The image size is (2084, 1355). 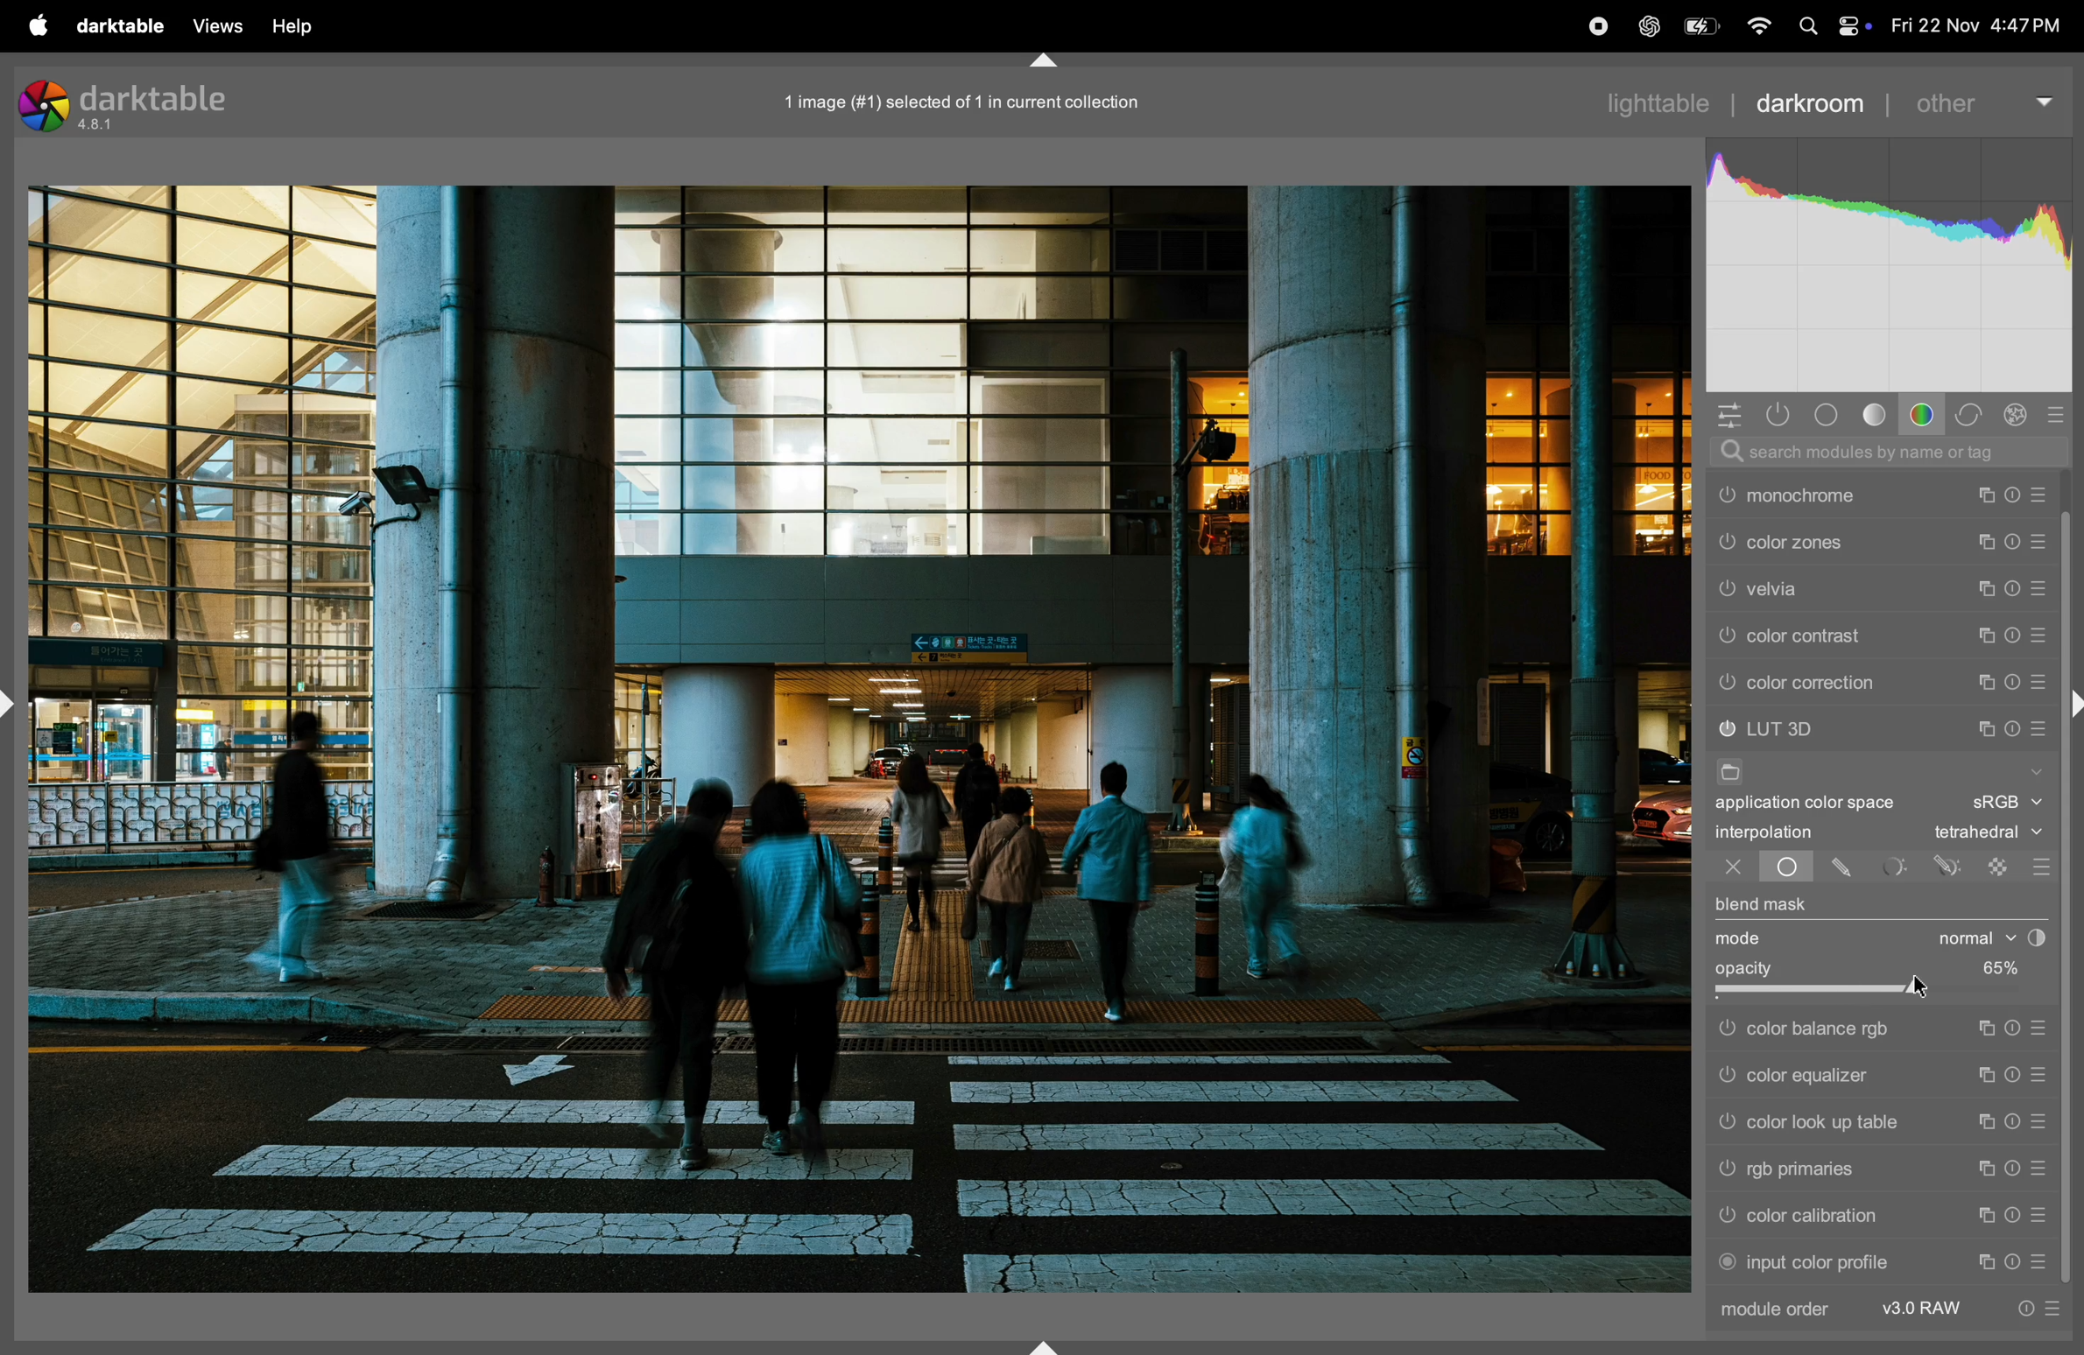 I want to click on effect, so click(x=2018, y=415).